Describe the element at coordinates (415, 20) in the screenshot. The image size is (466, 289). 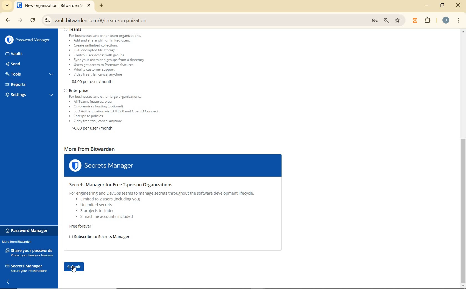
I see `JIBBLE` at that location.